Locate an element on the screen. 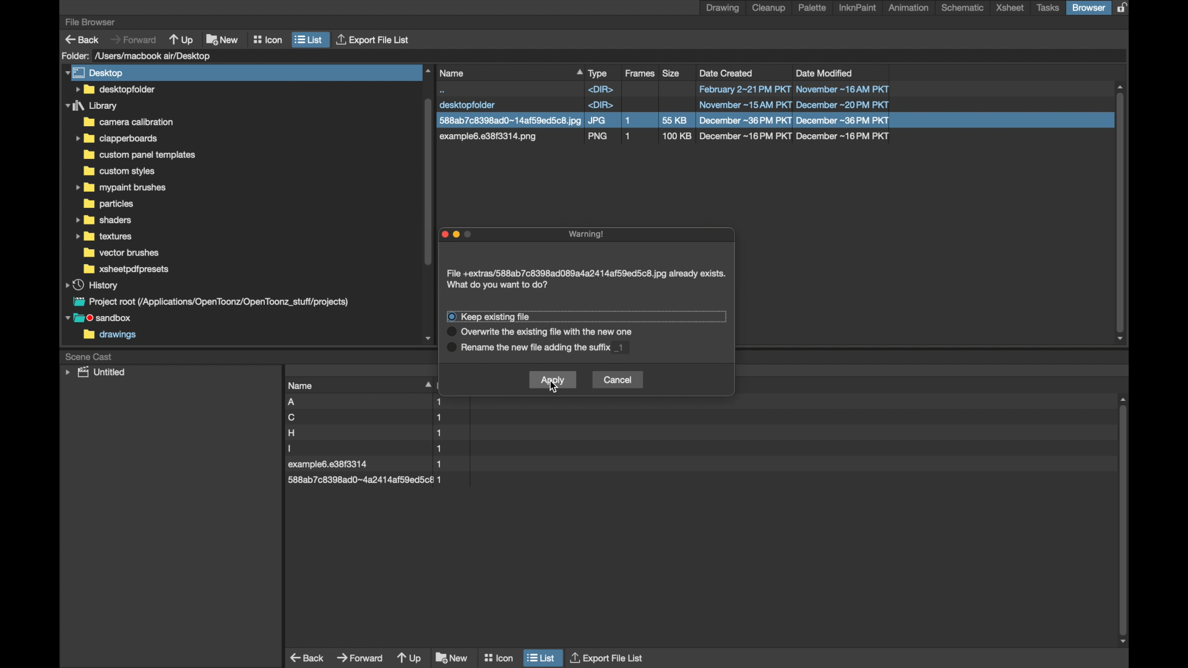 This screenshot has height=668, width=1188. folder location is located at coordinates (155, 56).